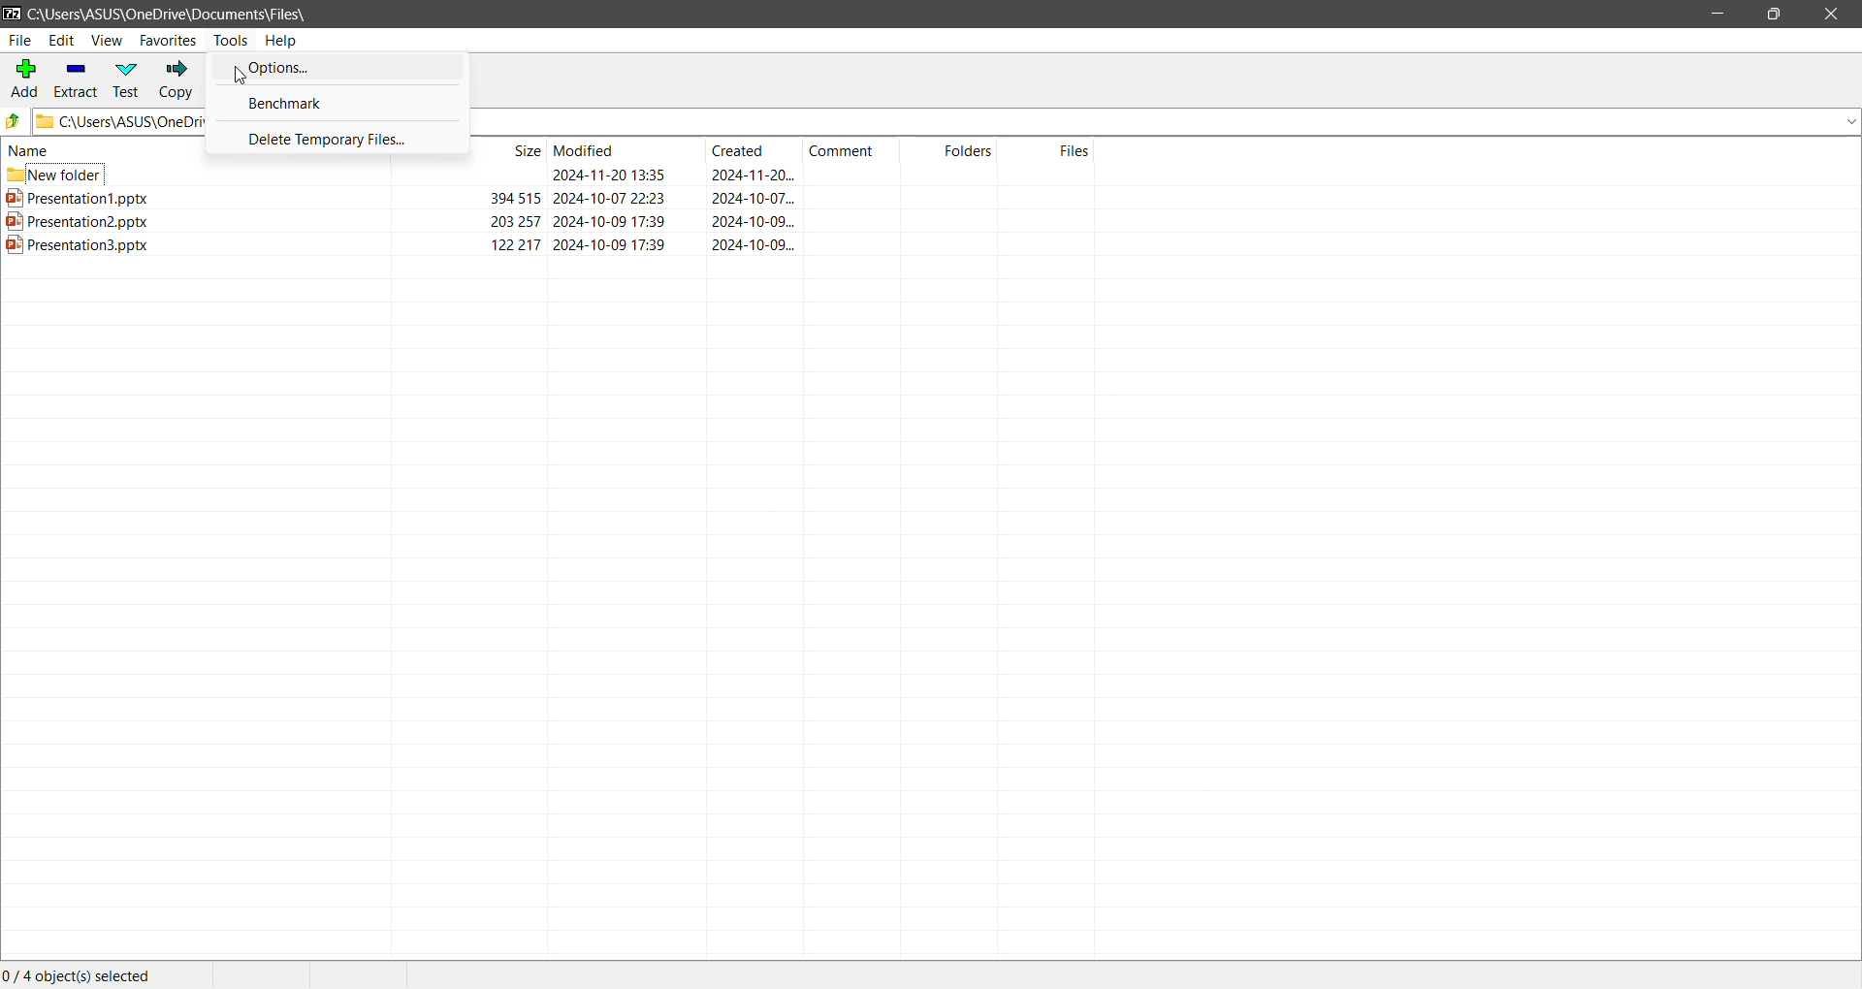 The width and height of the screenshot is (1862, 989). I want to click on Help, so click(280, 43).